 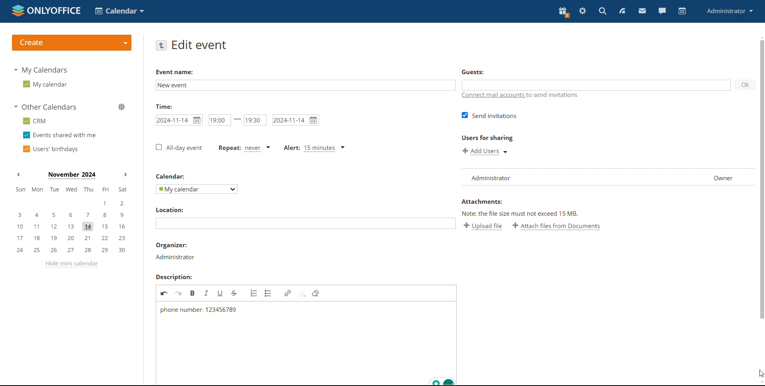 What do you see at coordinates (469, 71) in the screenshot?
I see `guests` at bounding box center [469, 71].